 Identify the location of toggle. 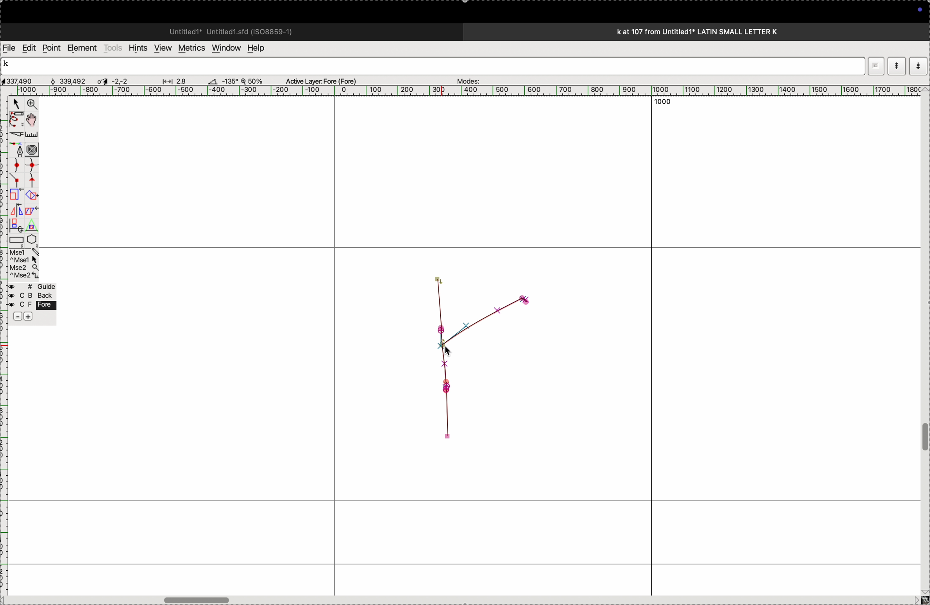
(34, 120).